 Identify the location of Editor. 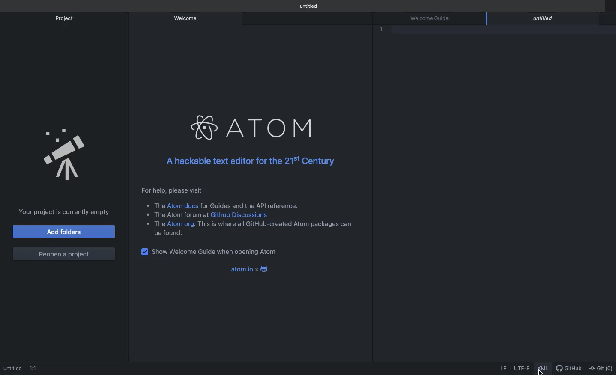
(22, 368).